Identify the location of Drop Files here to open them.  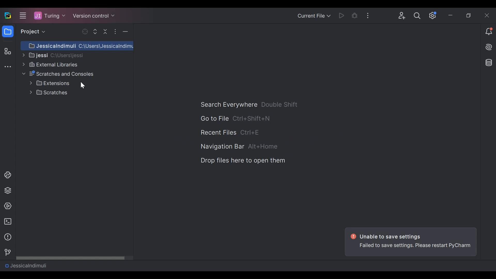
(242, 161).